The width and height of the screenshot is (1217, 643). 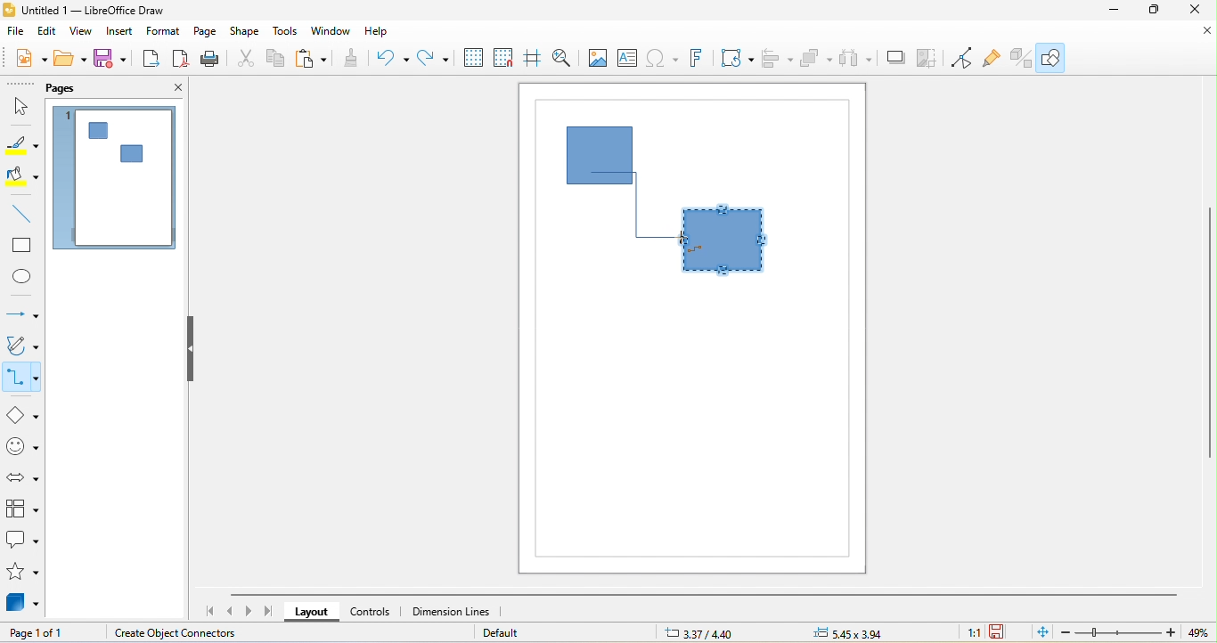 I want to click on show draw function, so click(x=1058, y=57).